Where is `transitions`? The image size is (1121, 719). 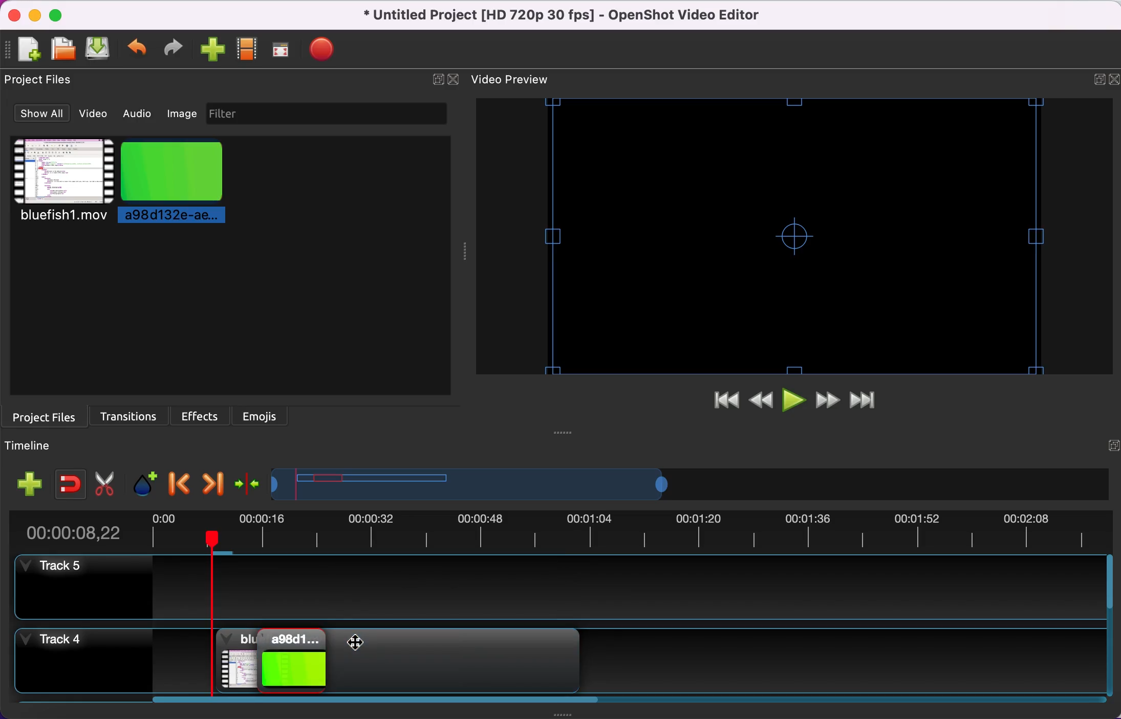 transitions is located at coordinates (130, 416).